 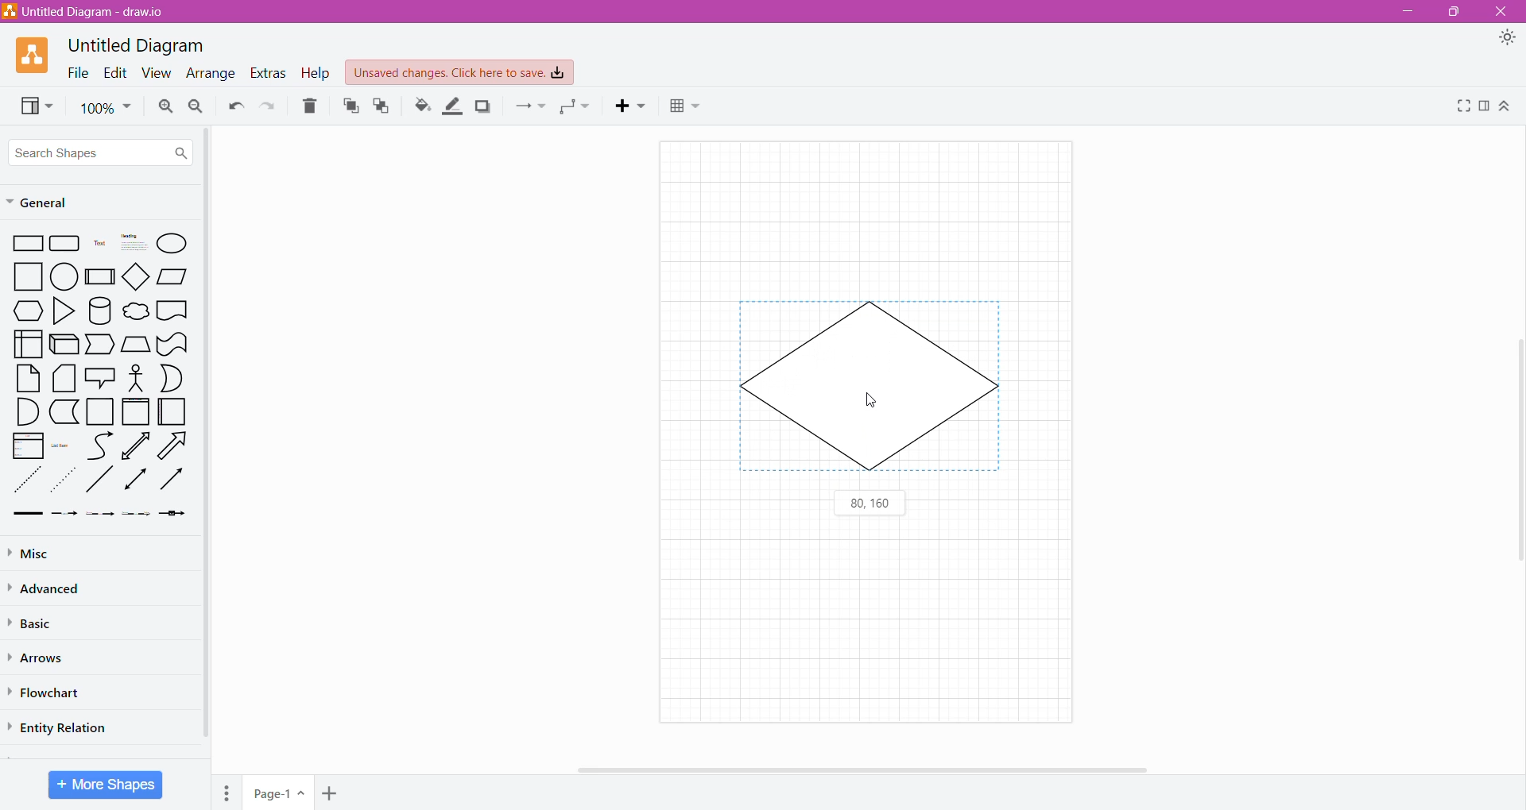 I want to click on Connection, so click(x=530, y=106).